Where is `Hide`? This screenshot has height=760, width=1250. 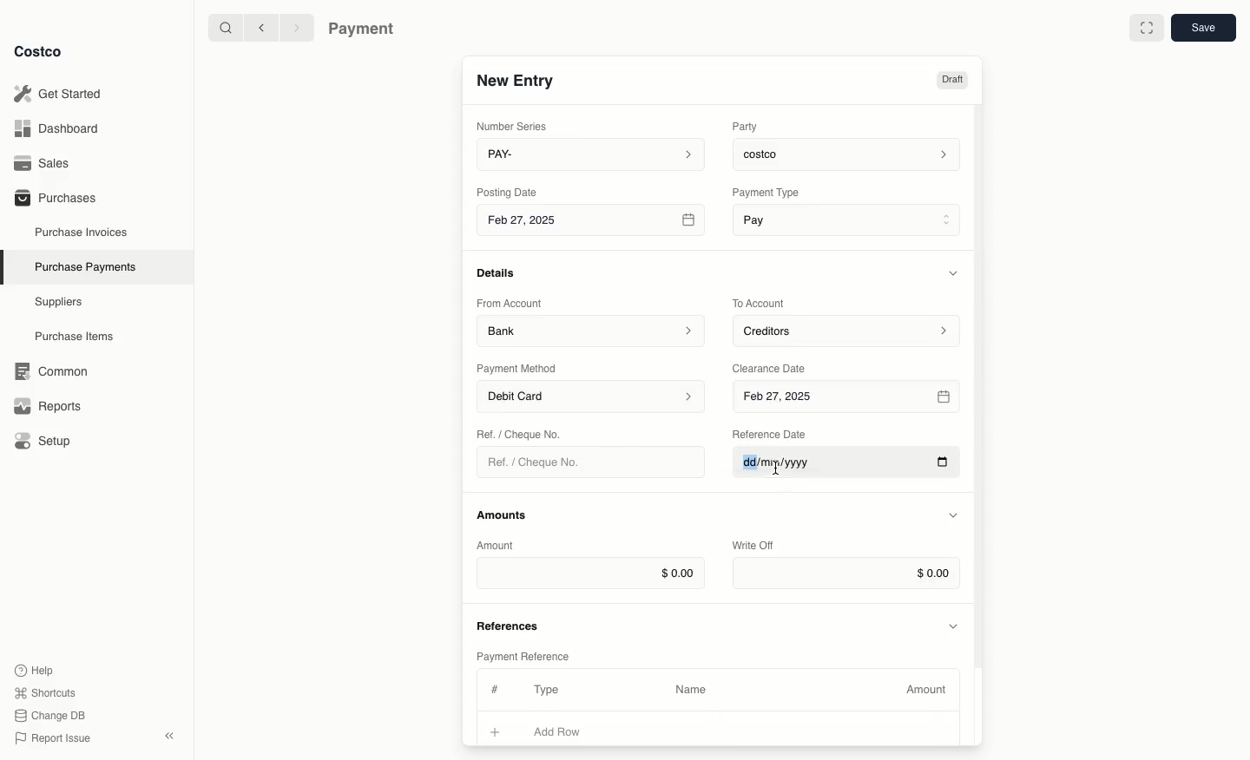 Hide is located at coordinates (956, 272).